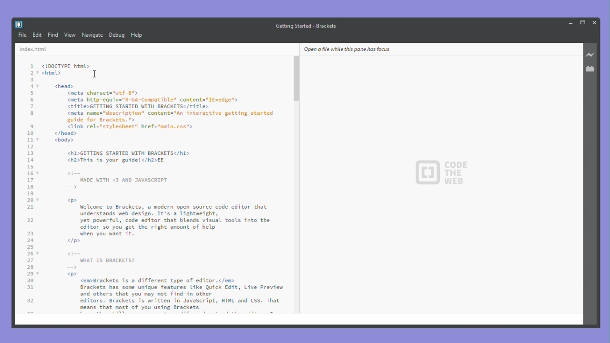 This screenshot has width=610, height=343. I want to click on 4, so click(32, 87).